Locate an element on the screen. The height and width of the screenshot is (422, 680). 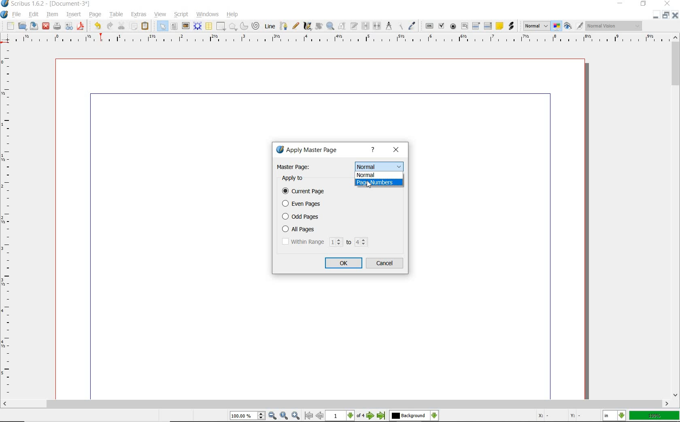
link annotation is located at coordinates (511, 26).